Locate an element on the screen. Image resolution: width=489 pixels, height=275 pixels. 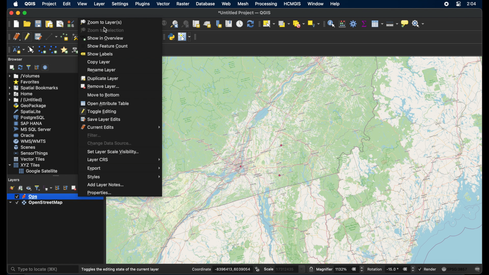
select features by area or single click is located at coordinates (268, 23).